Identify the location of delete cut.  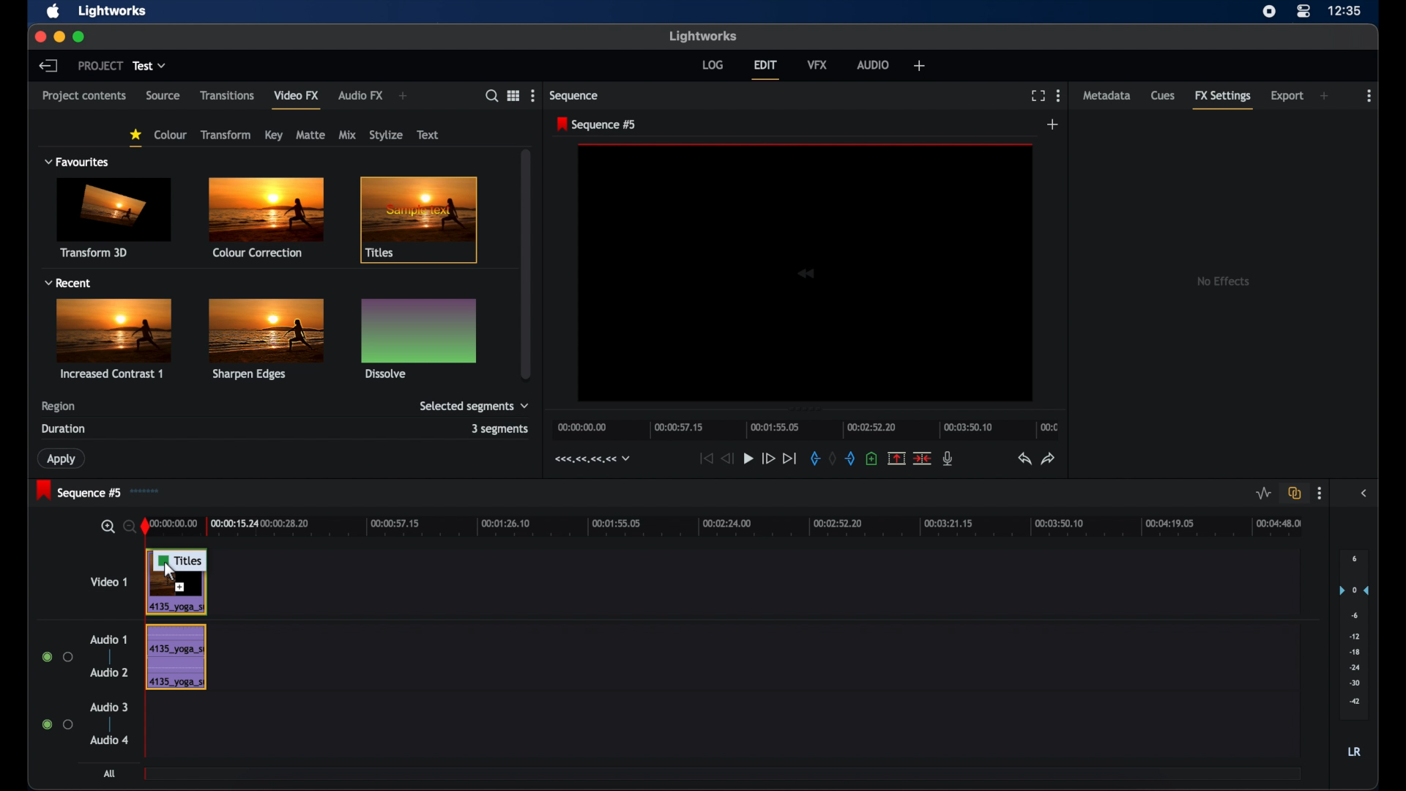
(923, 458).